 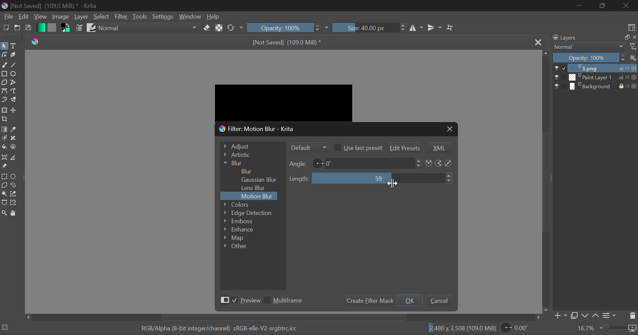 What do you see at coordinates (258, 196) in the screenshot?
I see `Motion Blur` at bounding box center [258, 196].